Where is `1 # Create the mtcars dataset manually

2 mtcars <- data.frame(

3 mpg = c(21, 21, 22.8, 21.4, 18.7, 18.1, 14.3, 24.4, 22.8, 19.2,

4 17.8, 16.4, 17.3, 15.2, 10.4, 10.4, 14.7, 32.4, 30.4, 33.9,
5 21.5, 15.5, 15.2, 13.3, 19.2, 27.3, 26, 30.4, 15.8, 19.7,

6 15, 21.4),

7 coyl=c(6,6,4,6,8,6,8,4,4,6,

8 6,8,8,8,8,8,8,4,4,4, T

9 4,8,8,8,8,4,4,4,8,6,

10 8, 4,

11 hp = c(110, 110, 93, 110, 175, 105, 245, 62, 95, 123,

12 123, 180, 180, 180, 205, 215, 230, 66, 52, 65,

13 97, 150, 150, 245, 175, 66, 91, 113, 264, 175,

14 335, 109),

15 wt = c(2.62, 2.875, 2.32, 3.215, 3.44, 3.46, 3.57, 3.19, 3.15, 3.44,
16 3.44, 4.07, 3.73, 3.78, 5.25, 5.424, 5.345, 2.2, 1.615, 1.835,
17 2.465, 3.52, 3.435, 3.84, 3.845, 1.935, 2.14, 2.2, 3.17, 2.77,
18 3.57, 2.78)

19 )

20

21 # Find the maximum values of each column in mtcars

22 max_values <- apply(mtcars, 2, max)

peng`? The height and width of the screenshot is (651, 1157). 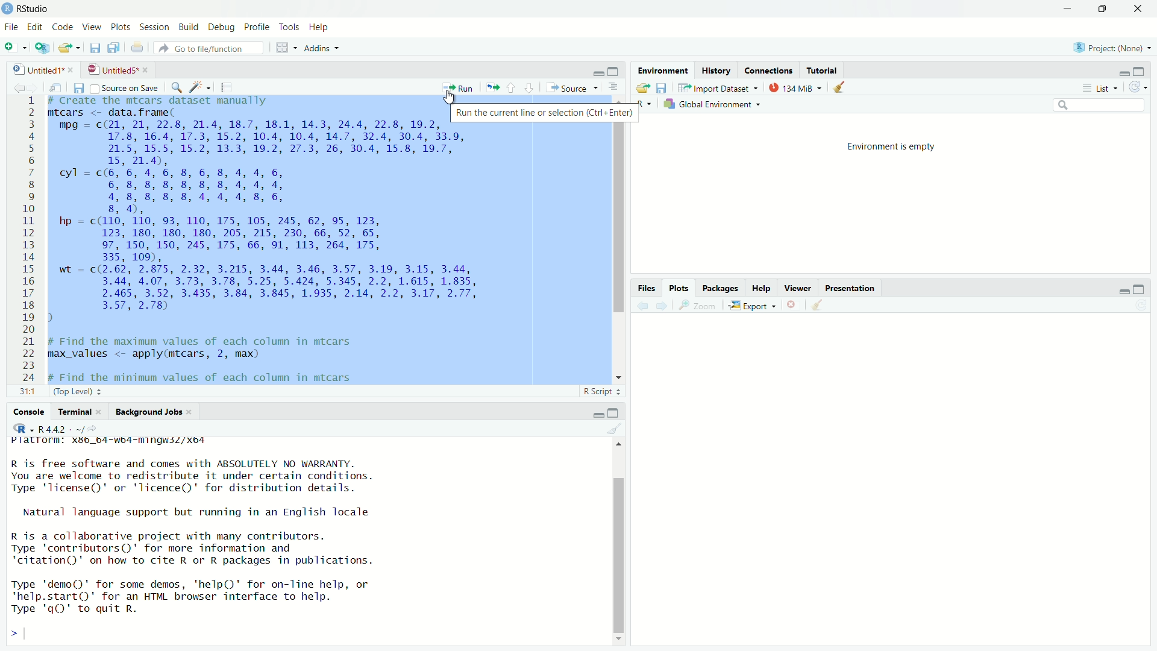
1 # Create the mtcars dataset manually

2 mtcars <- data.frame(

3 mpg = c(21, 21, 22.8, 21.4, 18.7, 18.1, 14.3, 24.4, 22.8, 19.2,

4 17.8, 16.4, 17.3, 15.2, 10.4, 10.4, 14.7, 32.4, 30.4, 33.9,
5 21.5, 15.5, 15.2, 13.3, 19.2, 27.3, 26, 30.4, 15.8, 19.7,

6 15, 21.4),

7 coyl=c(6,6,4,6,8,6,8,4,4,6,

8 6,8,8,8,8,8,8,4,4,4, T

9 4,8,8,8,8,4,4,4,8,6,

10 8, 4,

11 hp = c(110, 110, 93, 110, 175, 105, 245, 62, 95, 123,

12 123, 180, 180, 180, 205, 215, 230, 66, 52, 65,

13 97, 150, 150, 245, 175, 66, 91, 113, 264, 175,

14 335, 109),

15 wt = c(2.62, 2.875, 2.32, 3.215, 3.44, 3.46, 3.57, 3.19, 3.15, 3.44,
16 3.44, 4.07, 3.73, 3.78, 5.25, 5.424, 5.345, 2.2, 1.615, 1.835,
17 2.465, 3.52, 3.435, 3.84, 3.845, 1.935, 2.14, 2.2, 3.17, 2.77,
18 3.57, 2.78)

19 )

20

21 # Find the maximum values of each column in mtcars

22 max_values <- apply(mtcars, 2, max)

peng is located at coordinates (278, 239).